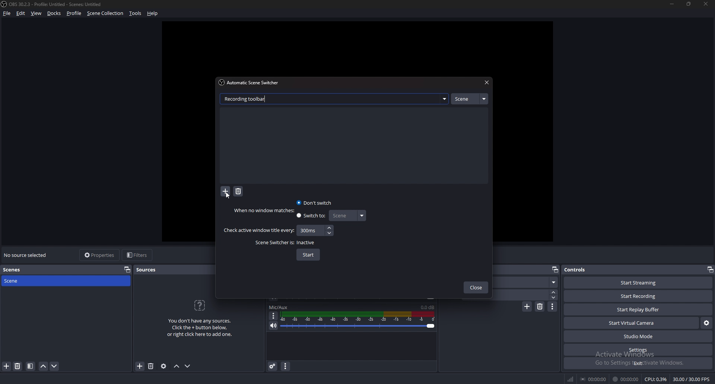 The width and height of the screenshot is (715, 384). I want to click on add transition, so click(527, 306).